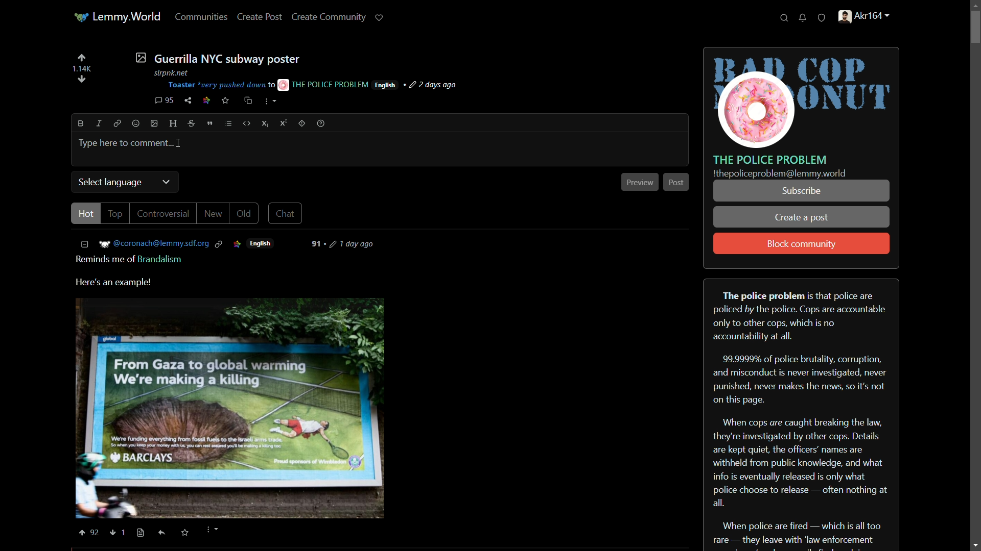  I want to click on about server, so click(801, 414).